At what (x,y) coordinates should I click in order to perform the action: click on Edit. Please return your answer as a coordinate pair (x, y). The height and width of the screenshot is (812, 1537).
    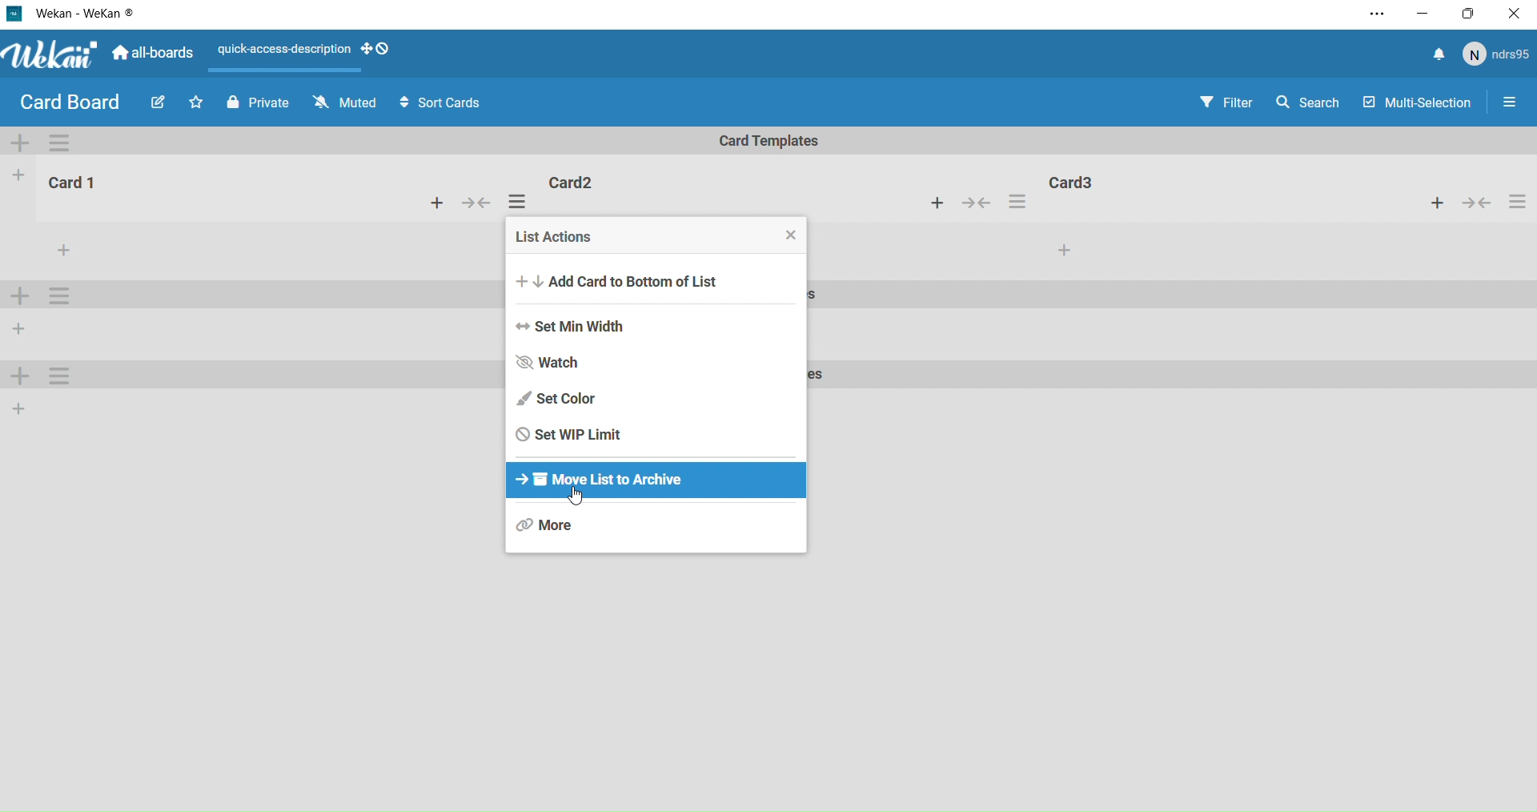
    Looking at the image, I should click on (156, 101).